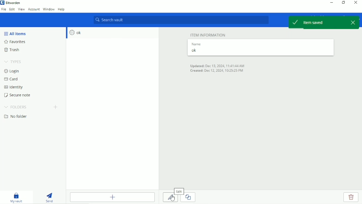  I want to click on Name ok, so click(261, 48).